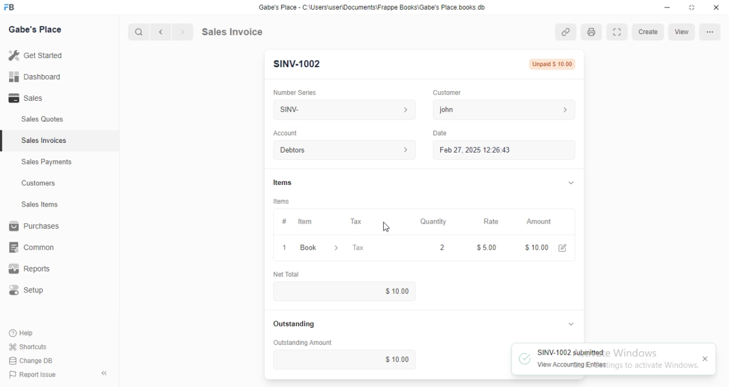 This screenshot has width=729, height=387. Describe the element at coordinates (575, 365) in the screenshot. I see `View accounting entries` at that location.